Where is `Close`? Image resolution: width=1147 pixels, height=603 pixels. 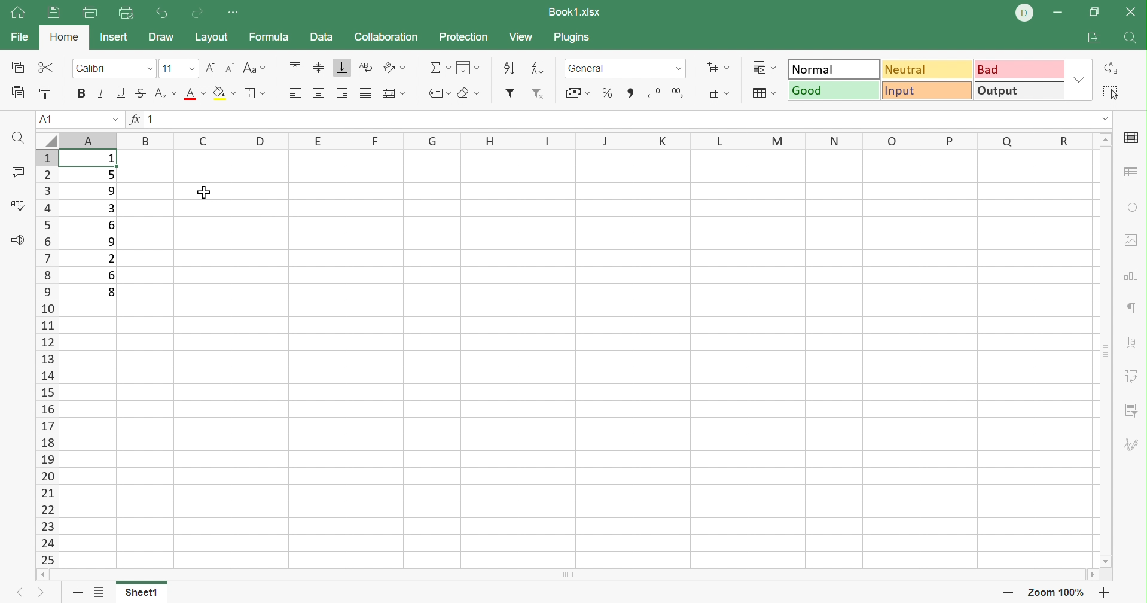 Close is located at coordinates (1132, 13).